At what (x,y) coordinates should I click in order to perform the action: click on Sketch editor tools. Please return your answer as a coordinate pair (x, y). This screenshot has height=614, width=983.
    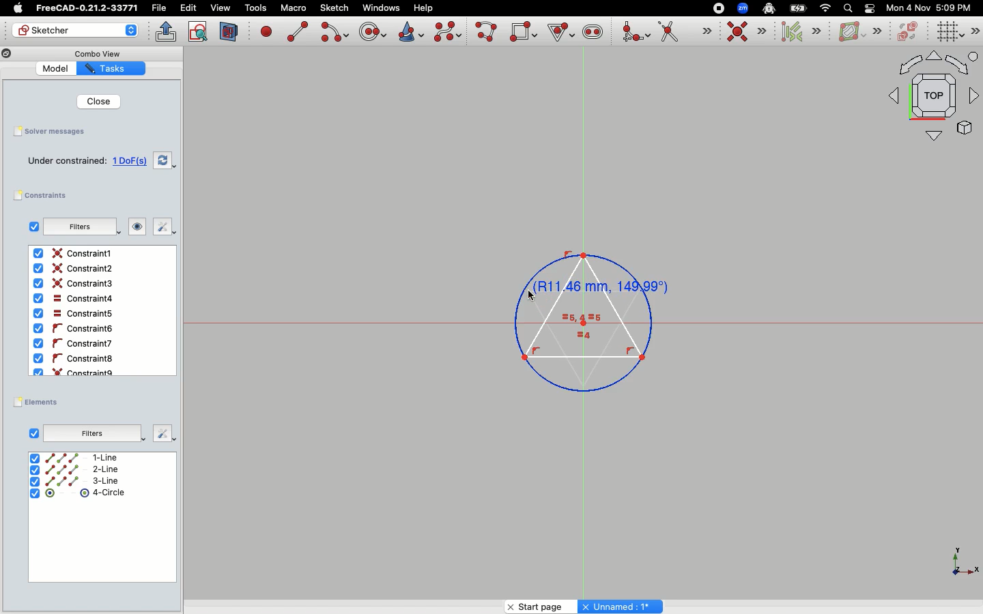
    Looking at the image, I should click on (974, 31).